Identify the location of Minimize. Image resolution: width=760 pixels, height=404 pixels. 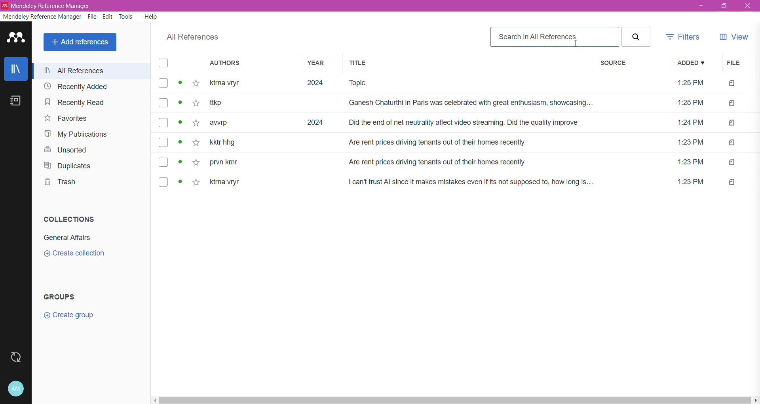
(701, 6).